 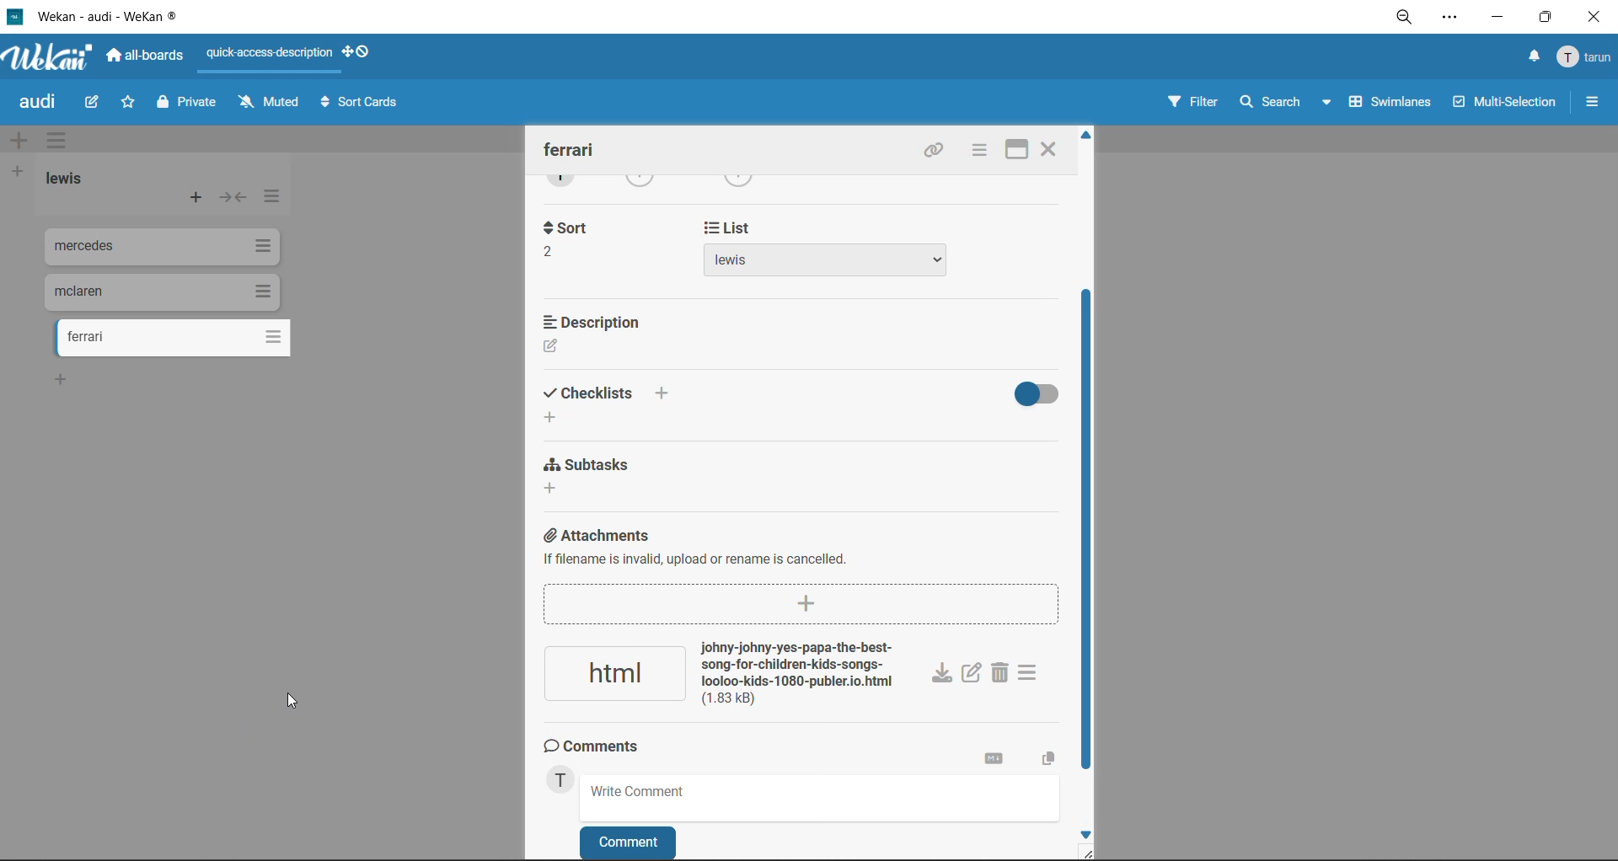 I want to click on sort, so click(x=565, y=238).